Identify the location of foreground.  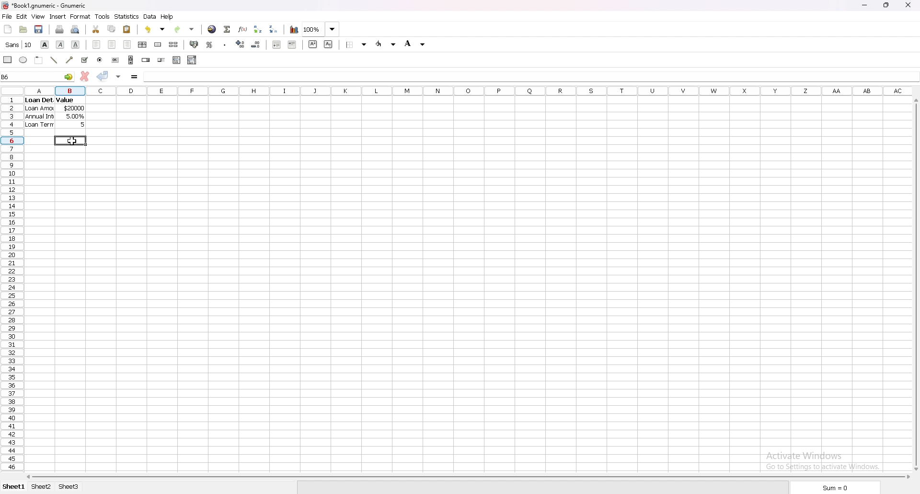
(386, 44).